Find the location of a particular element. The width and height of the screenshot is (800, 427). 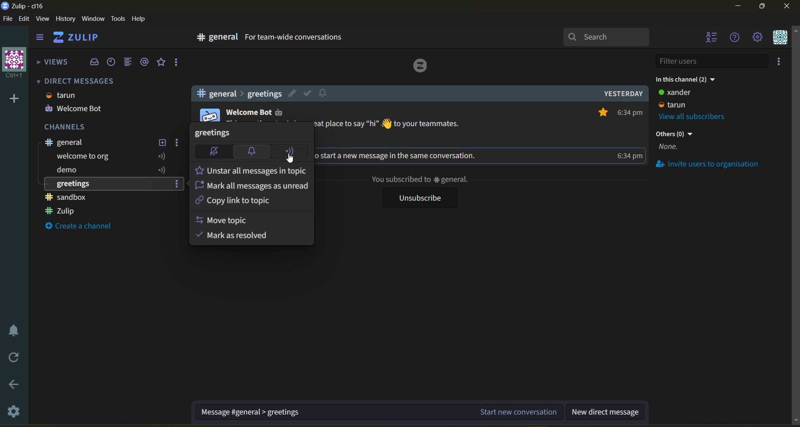

go back is located at coordinates (13, 386).